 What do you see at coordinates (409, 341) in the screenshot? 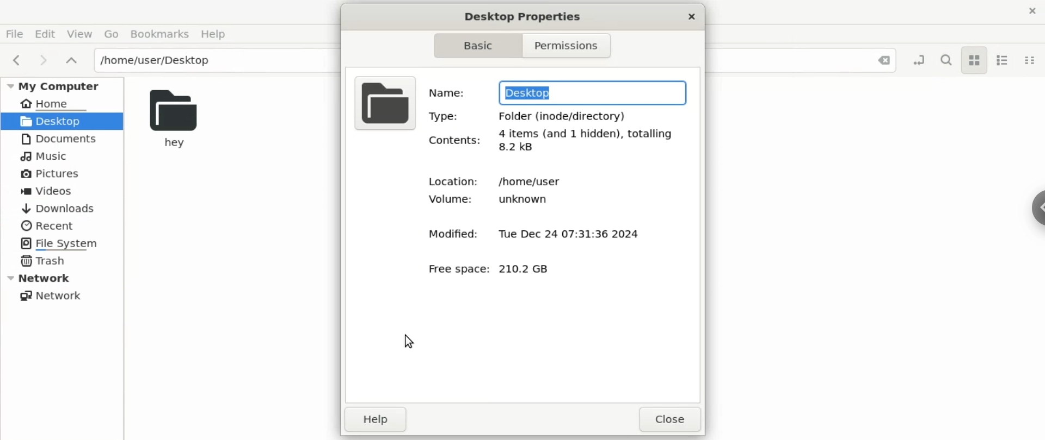
I see `cursor` at bounding box center [409, 341].